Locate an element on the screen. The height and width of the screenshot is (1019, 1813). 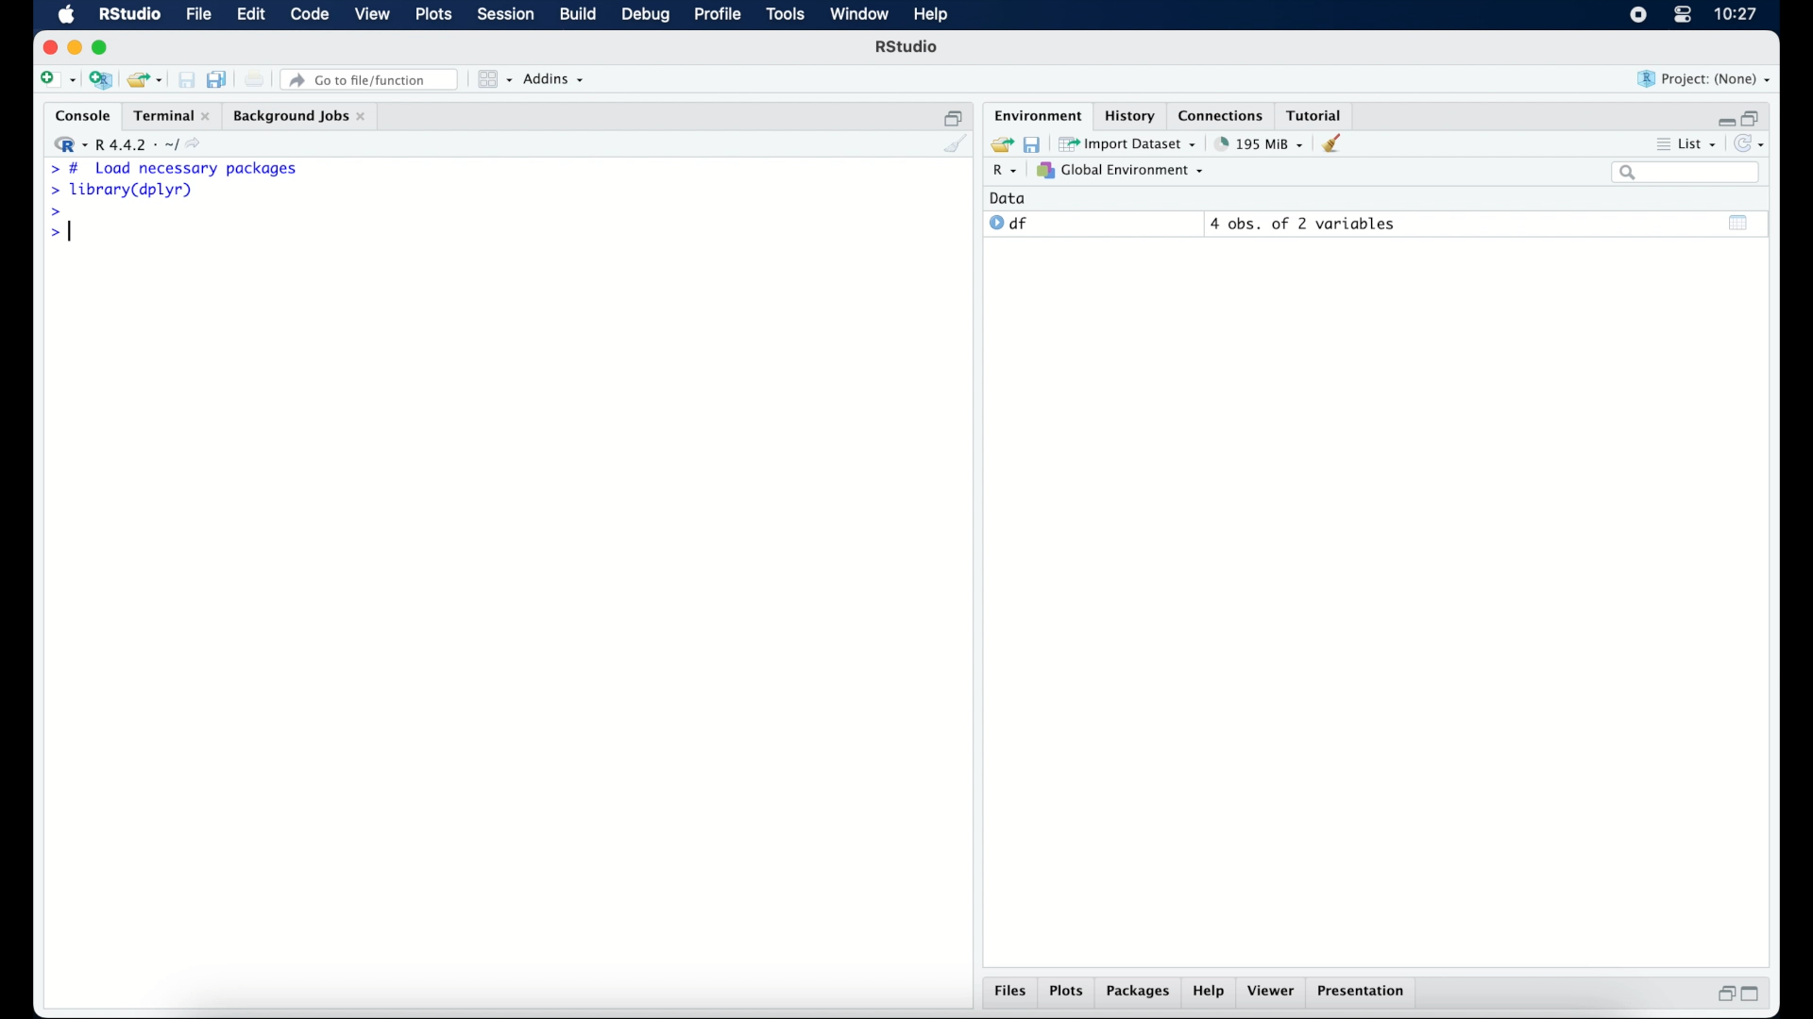
load workspace is located at coordinates (999, 142).